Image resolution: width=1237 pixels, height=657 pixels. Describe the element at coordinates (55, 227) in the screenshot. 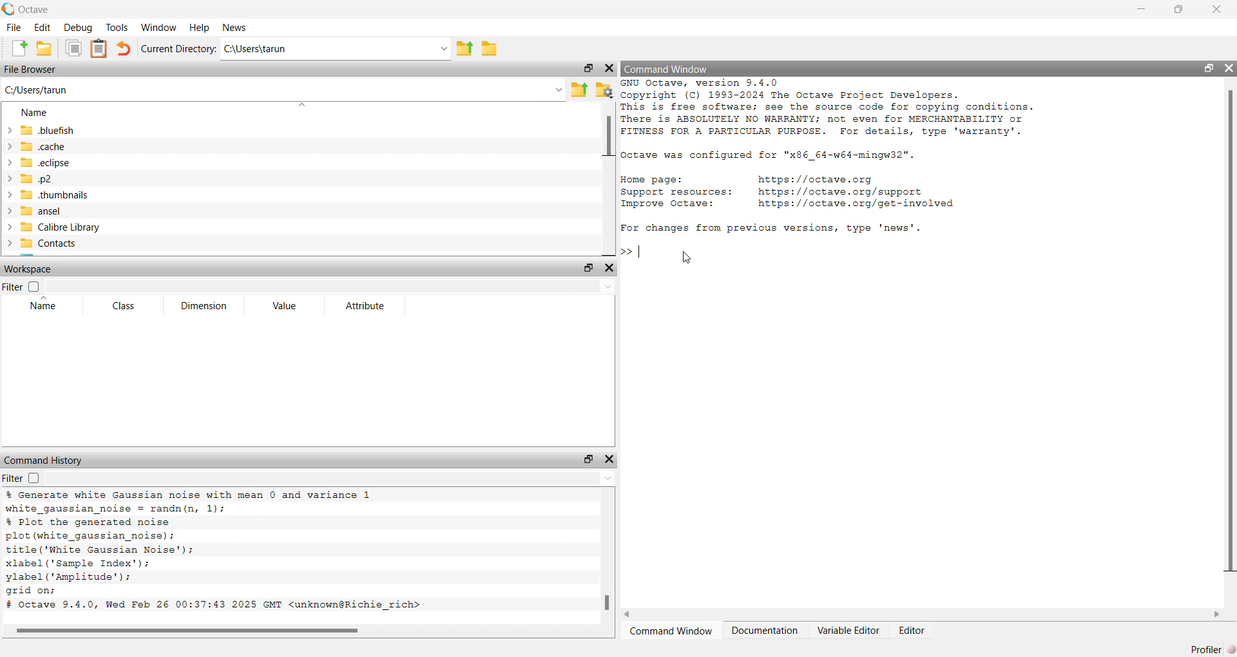

I see ` Calibre Library` at that location.